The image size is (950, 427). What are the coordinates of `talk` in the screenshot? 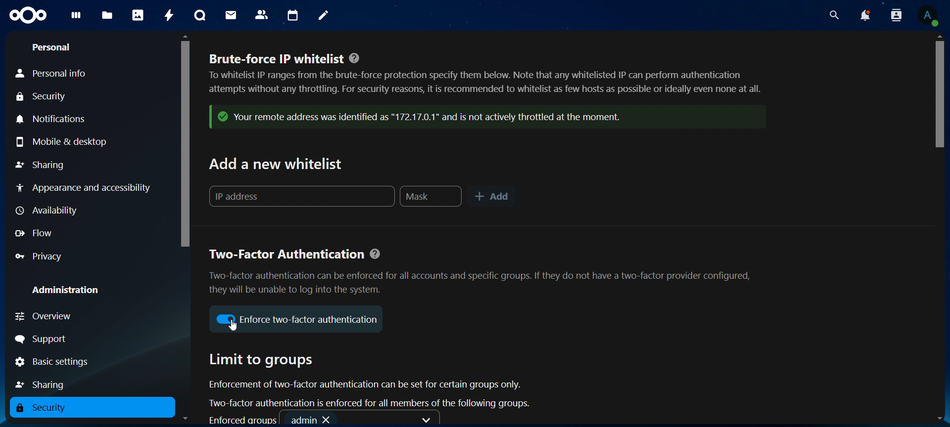 It's located at (200, 14).